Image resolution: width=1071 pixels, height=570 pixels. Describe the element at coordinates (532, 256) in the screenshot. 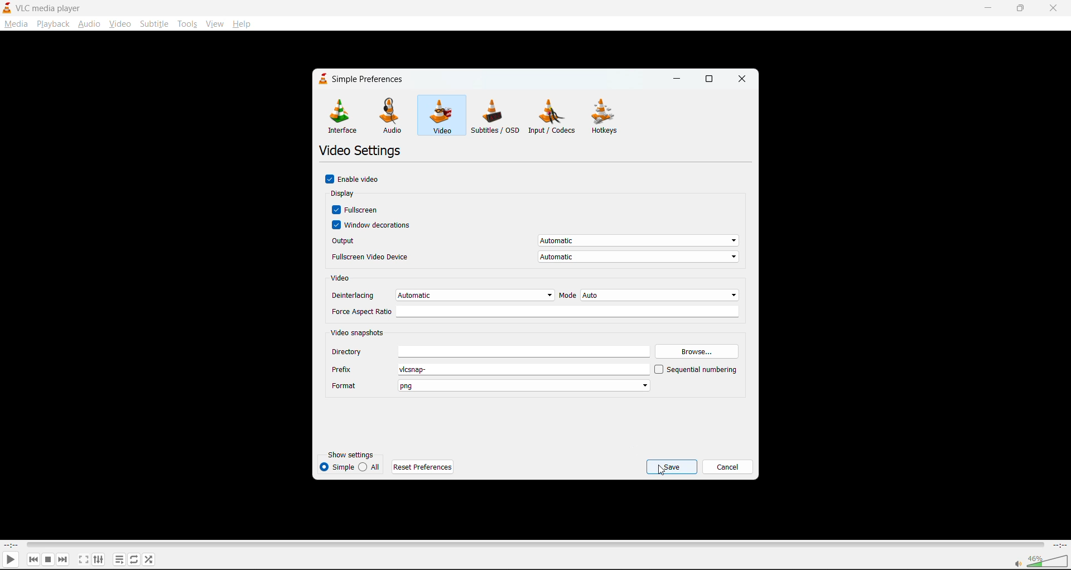

I see `fullscreen video device` at that location.